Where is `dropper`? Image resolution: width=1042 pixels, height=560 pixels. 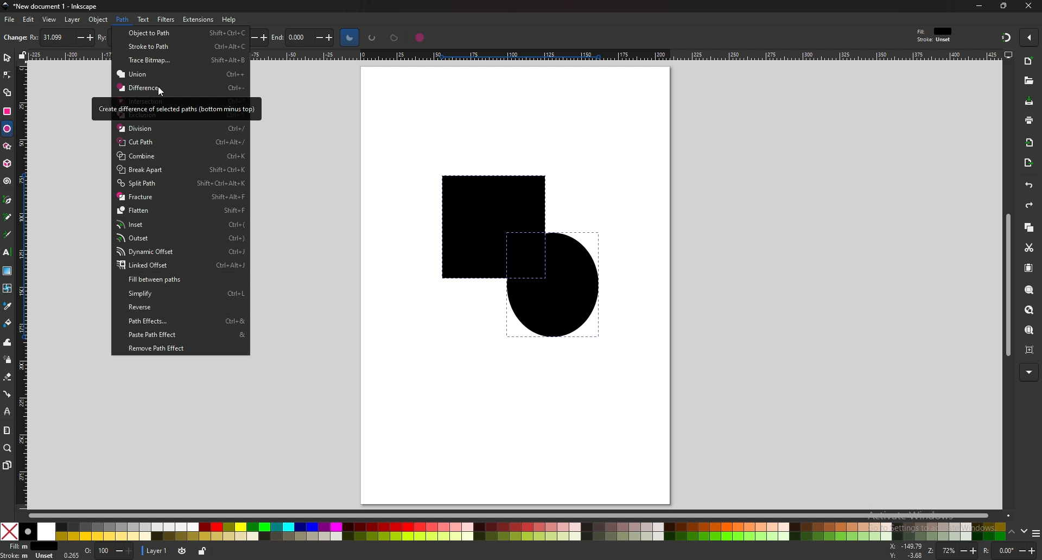 dropper is located at coordinates (8, 307).